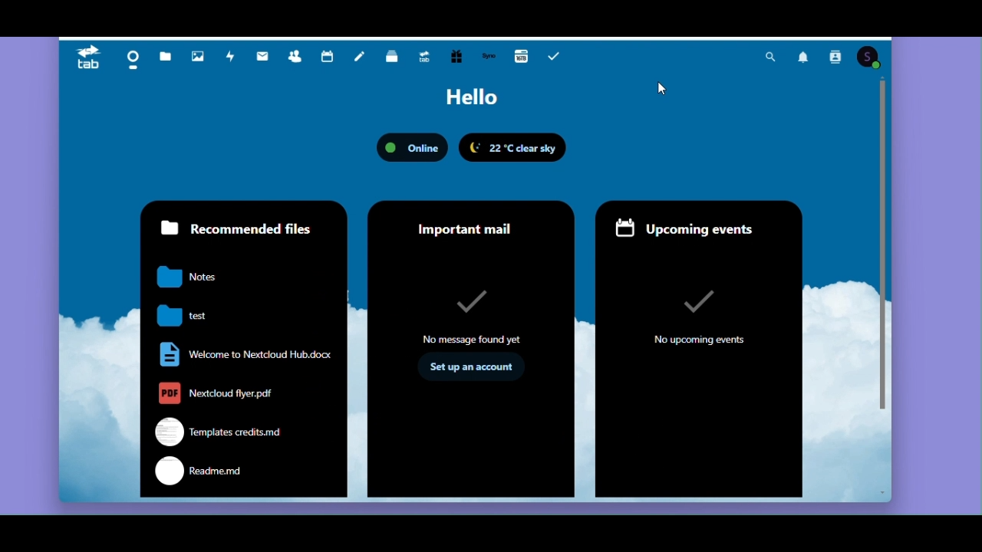 This screenshot has width=982, height=552. I want to click on Task, so click(556, 56).